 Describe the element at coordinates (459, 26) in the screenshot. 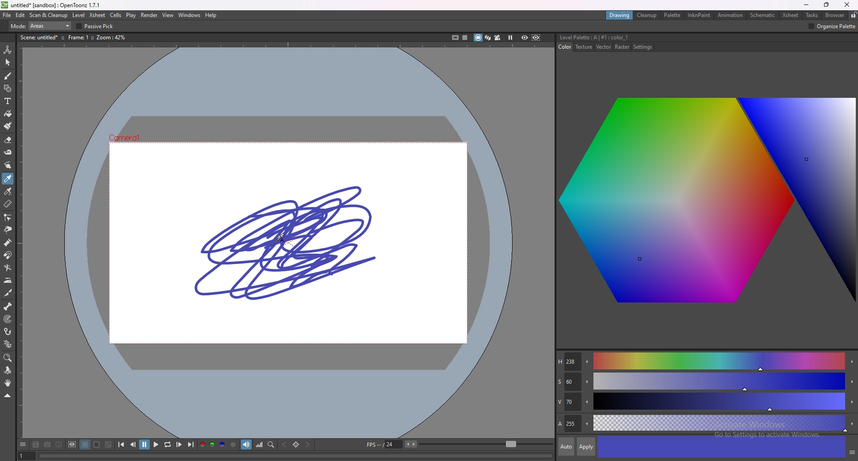

I see `rotation` at that location.